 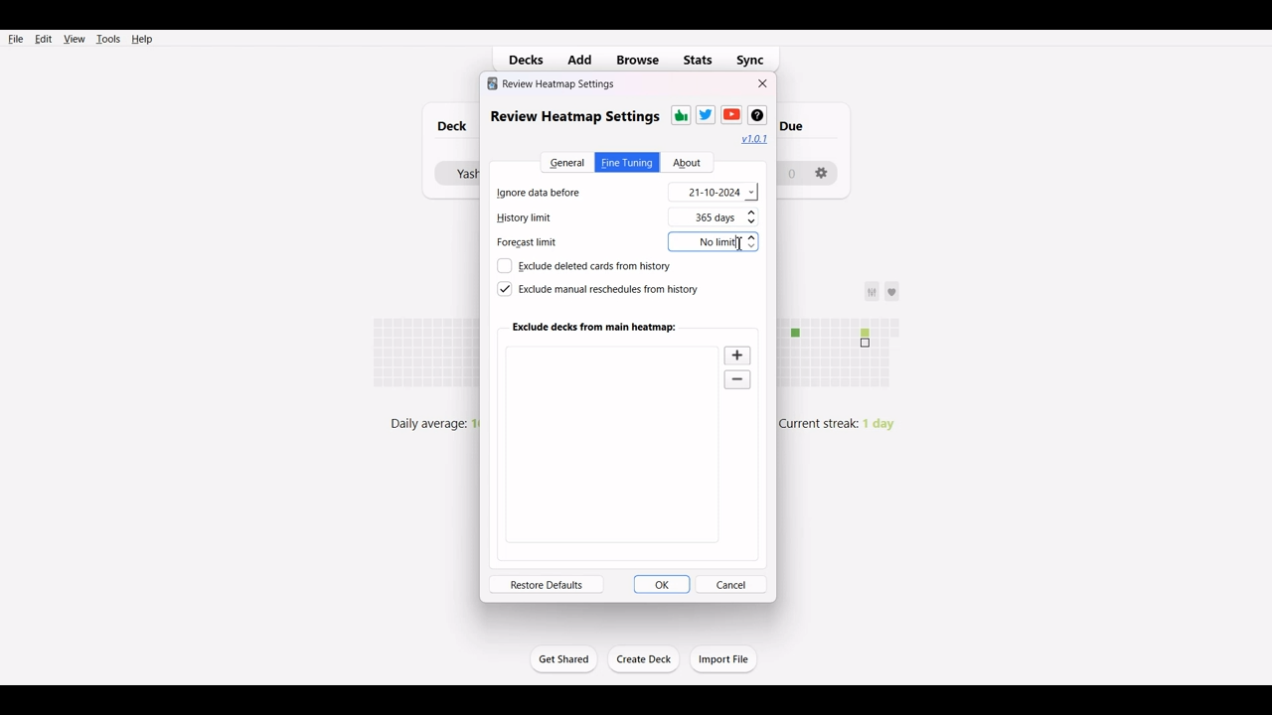 I want to click on review heatmap settings, so click(x=573, y=116).